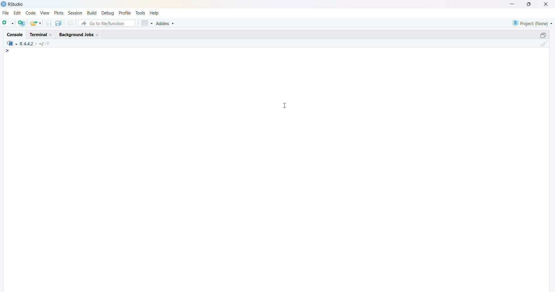  I want to click on Background jobs, so click(76, 35).